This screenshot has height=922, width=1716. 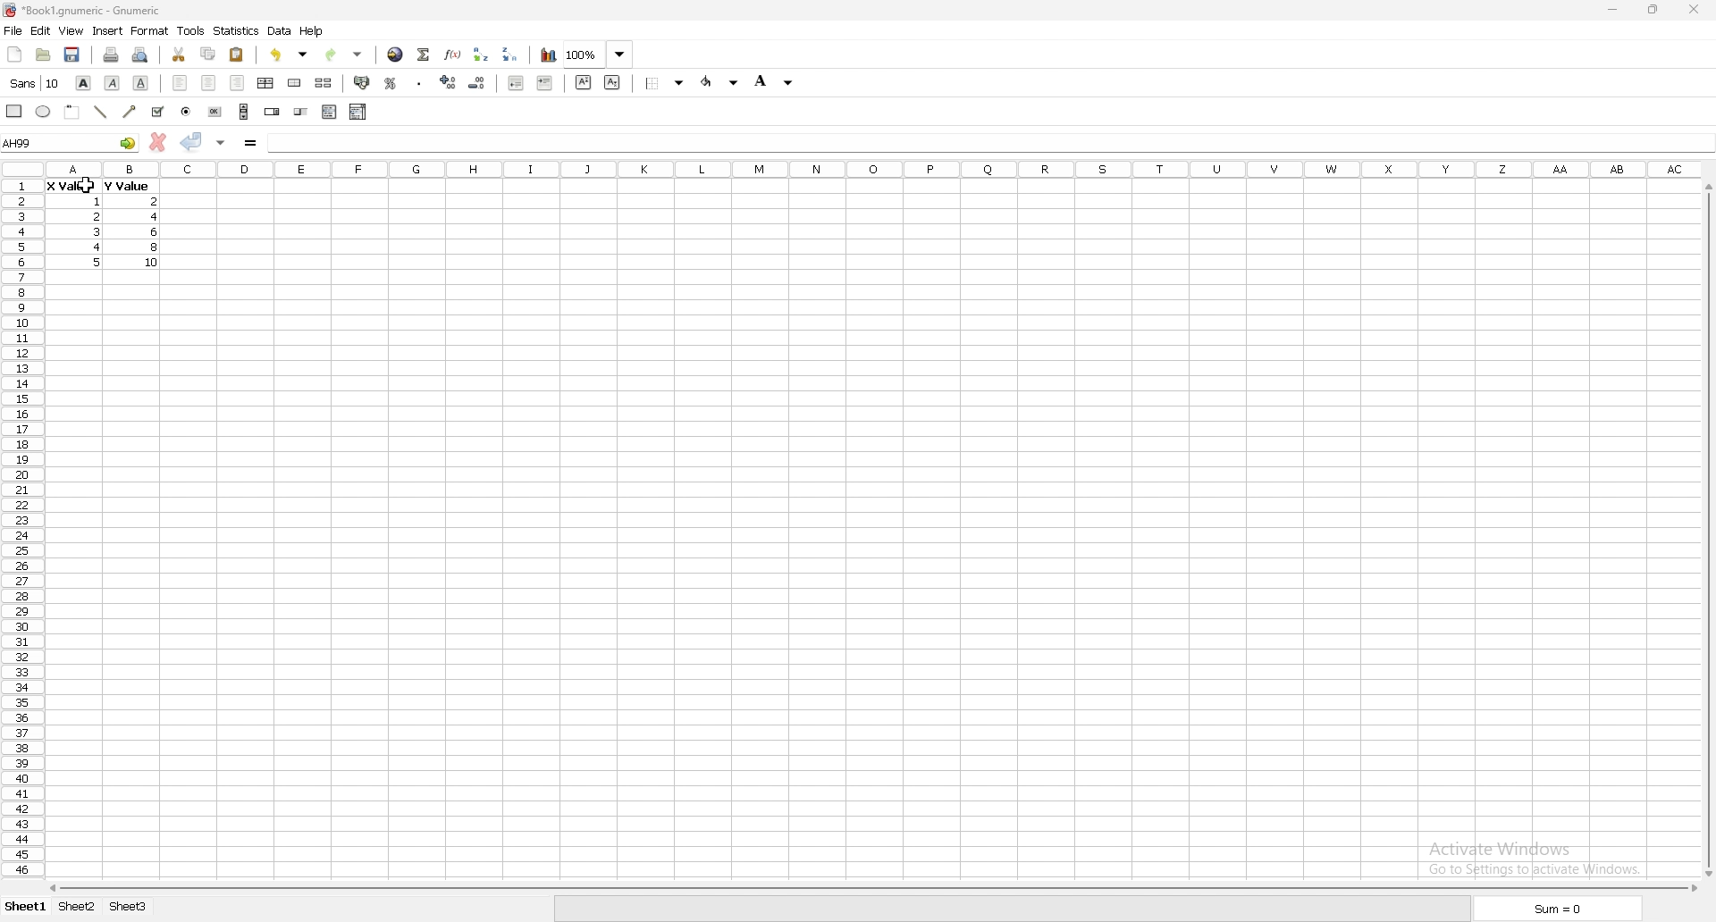 I want to click on right align, so click(x=237, y=83).